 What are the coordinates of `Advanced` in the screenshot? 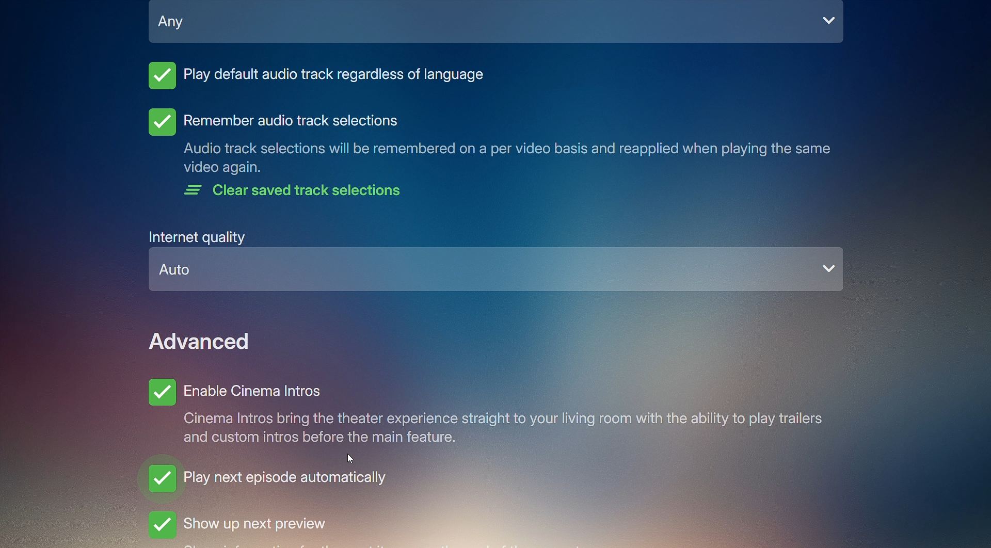 It's located at (202, 341).